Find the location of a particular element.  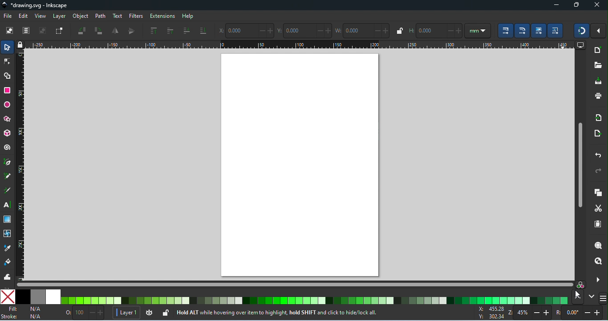

object is located at coordinates (81, 17).